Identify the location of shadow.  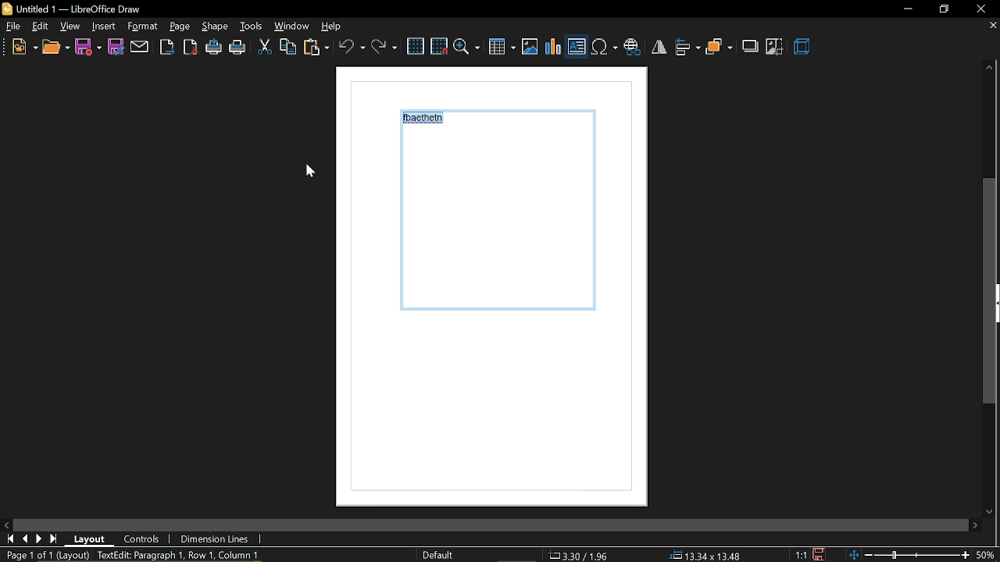
(751, 47).